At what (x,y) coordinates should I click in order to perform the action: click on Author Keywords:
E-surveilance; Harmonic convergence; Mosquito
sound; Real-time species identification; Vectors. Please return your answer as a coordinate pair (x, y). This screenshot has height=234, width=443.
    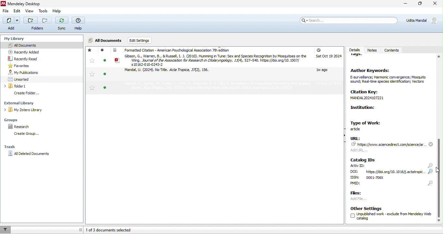
    Looking at the image, I should click on (390, 78).